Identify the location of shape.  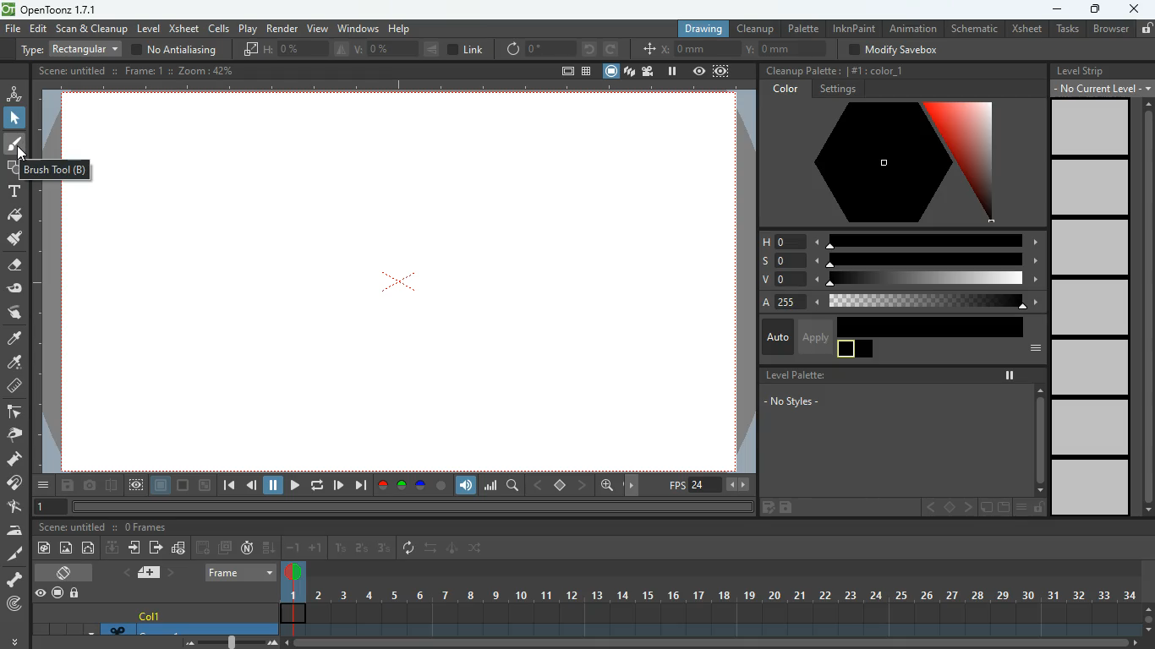
(11, 166).